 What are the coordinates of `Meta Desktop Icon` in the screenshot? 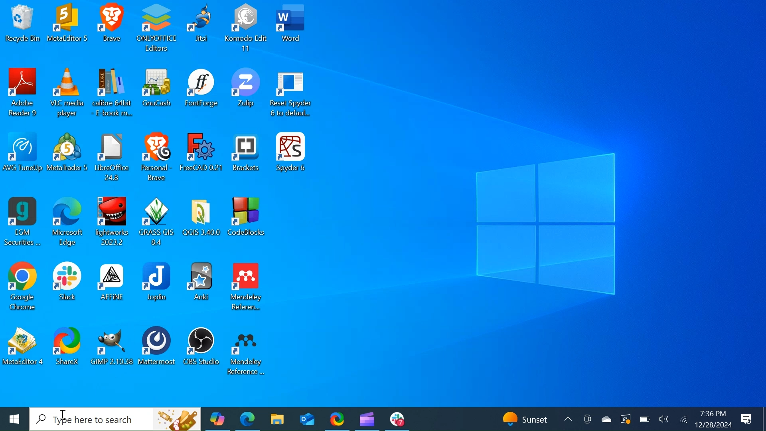 It's located at (23, 352).